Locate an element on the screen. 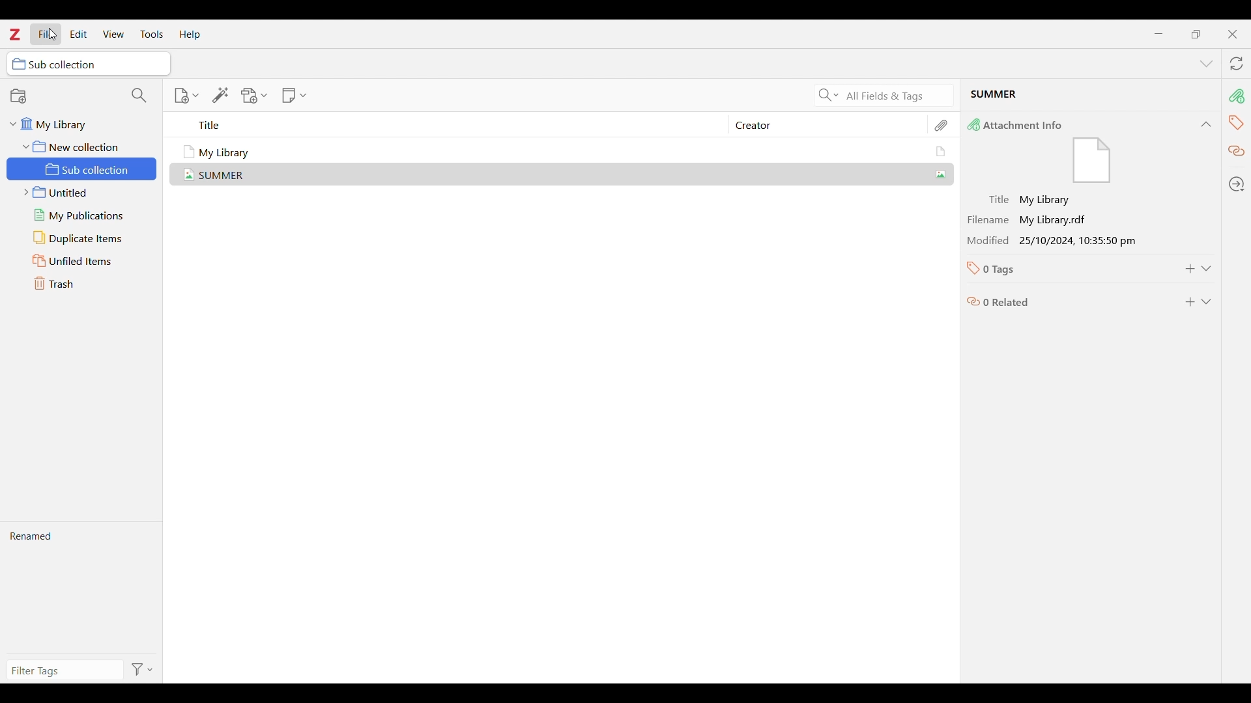 Image resolution: width=1251 pixels, height=703 pixels. Sub collection is located at coordinates (83, 169).